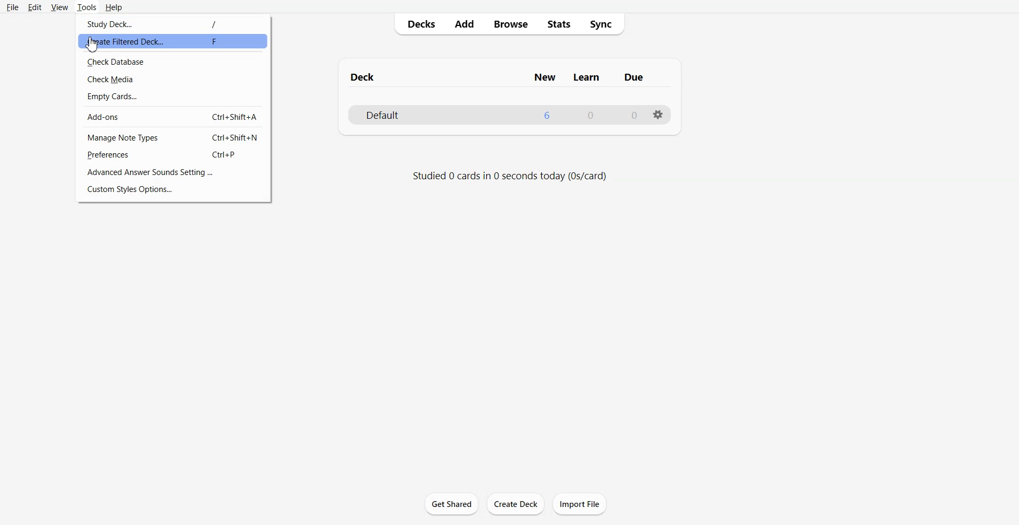 Image resolution: width=1019 pixels, height=525 pixels. What do you see at coordinates (512, 24) in the screenshot?
I see `Browse` at bounding box center [512, 24].